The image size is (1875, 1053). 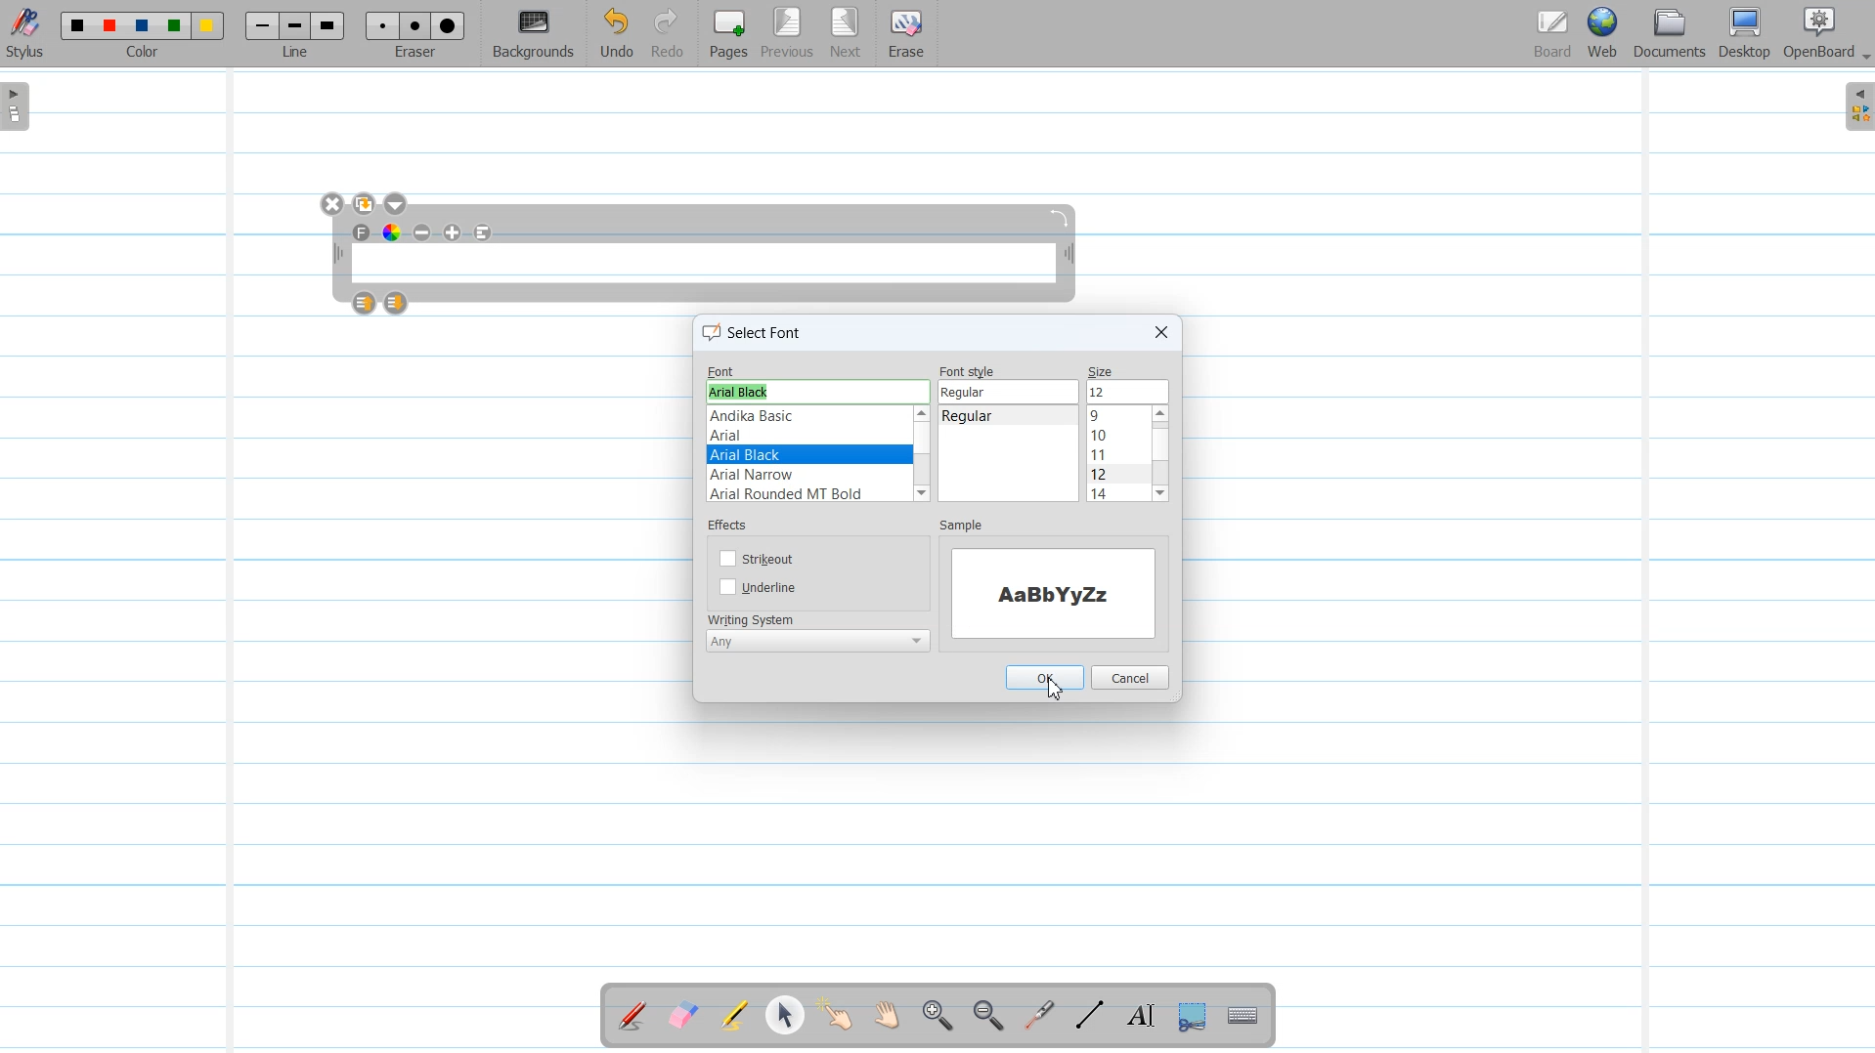 What do you see at coordinates (836, 1017) in the screenshot?
I see `Interact With Item` at bounding box center [836, 1017].